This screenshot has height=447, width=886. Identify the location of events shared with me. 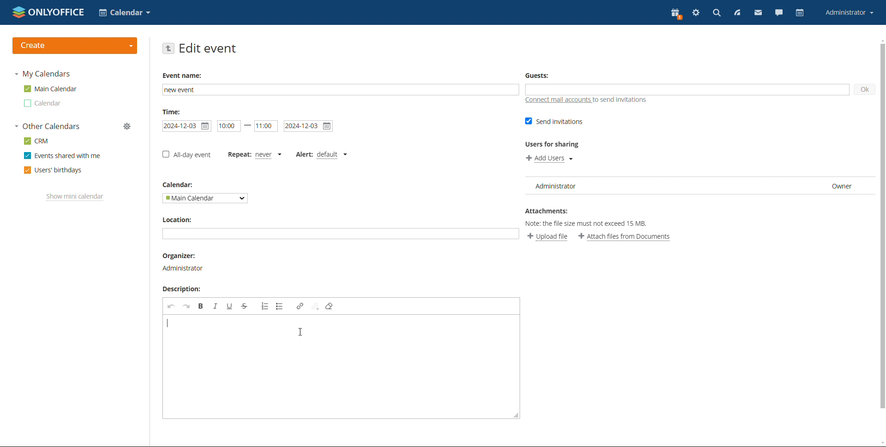
(63, 155).